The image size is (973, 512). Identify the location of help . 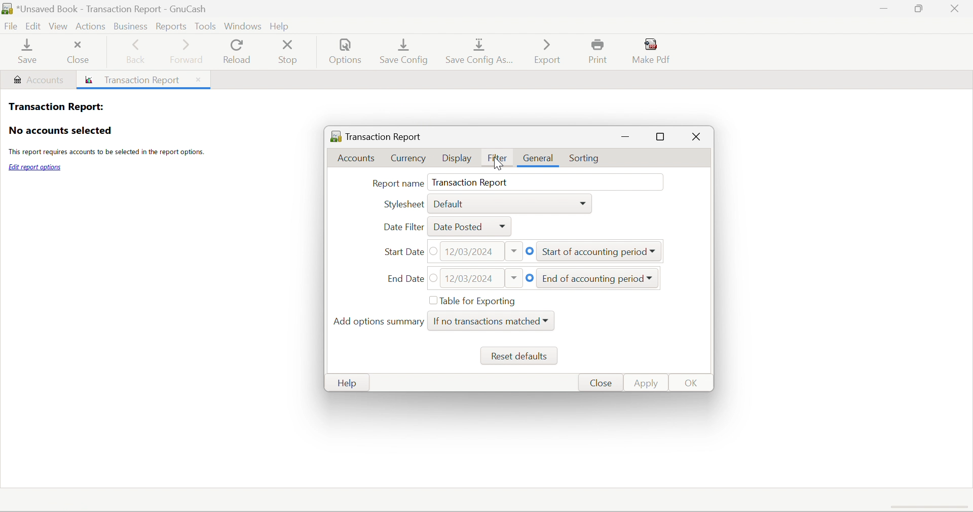
(282, 24).